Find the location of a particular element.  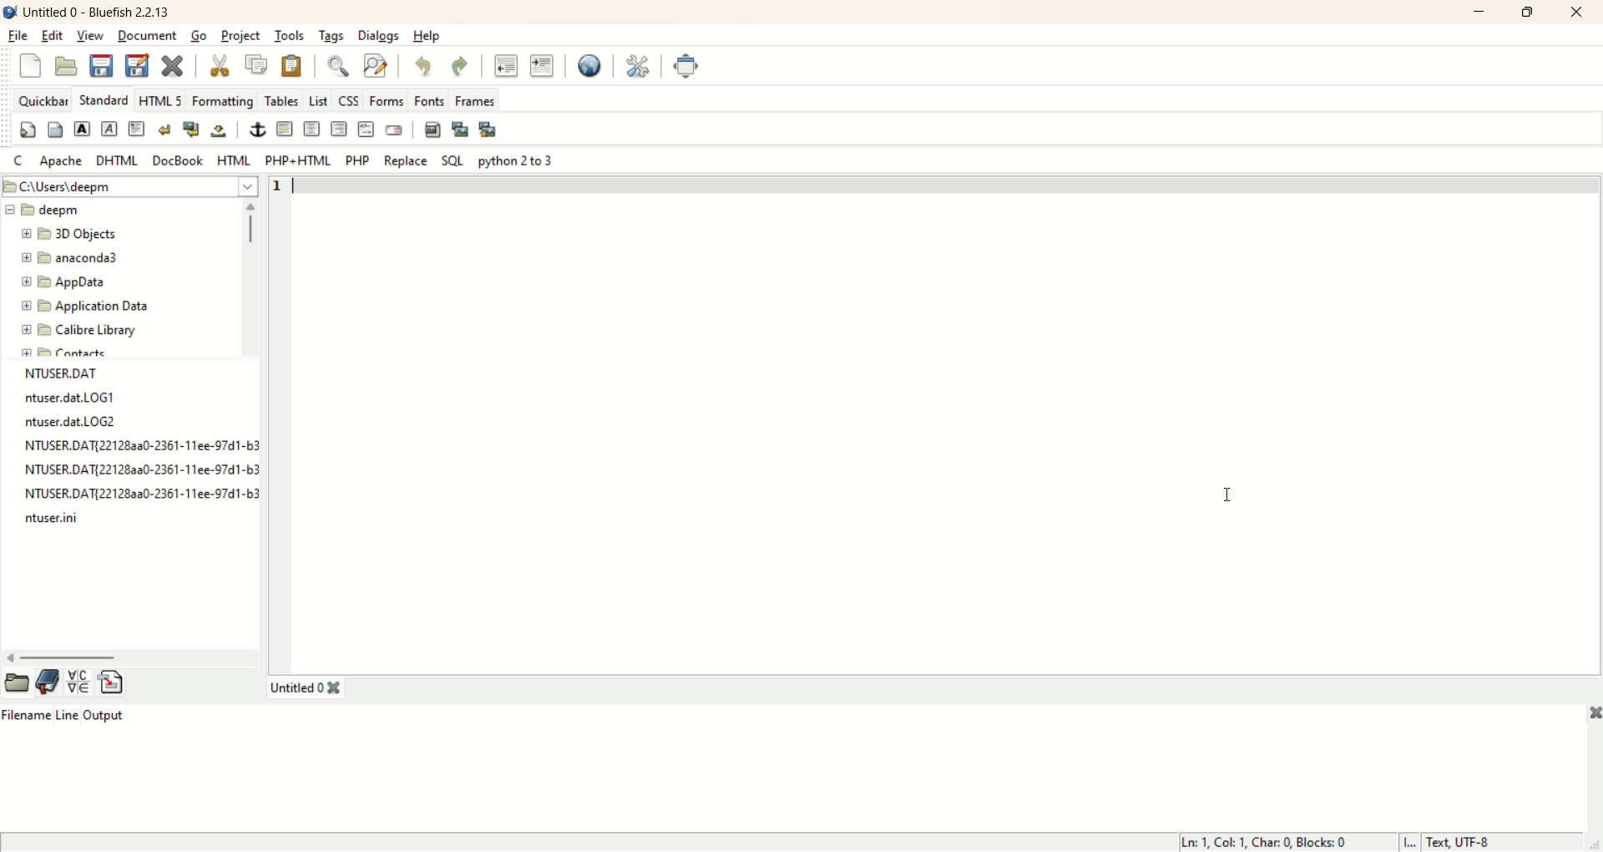

application data is located at coordinates (85, 307).